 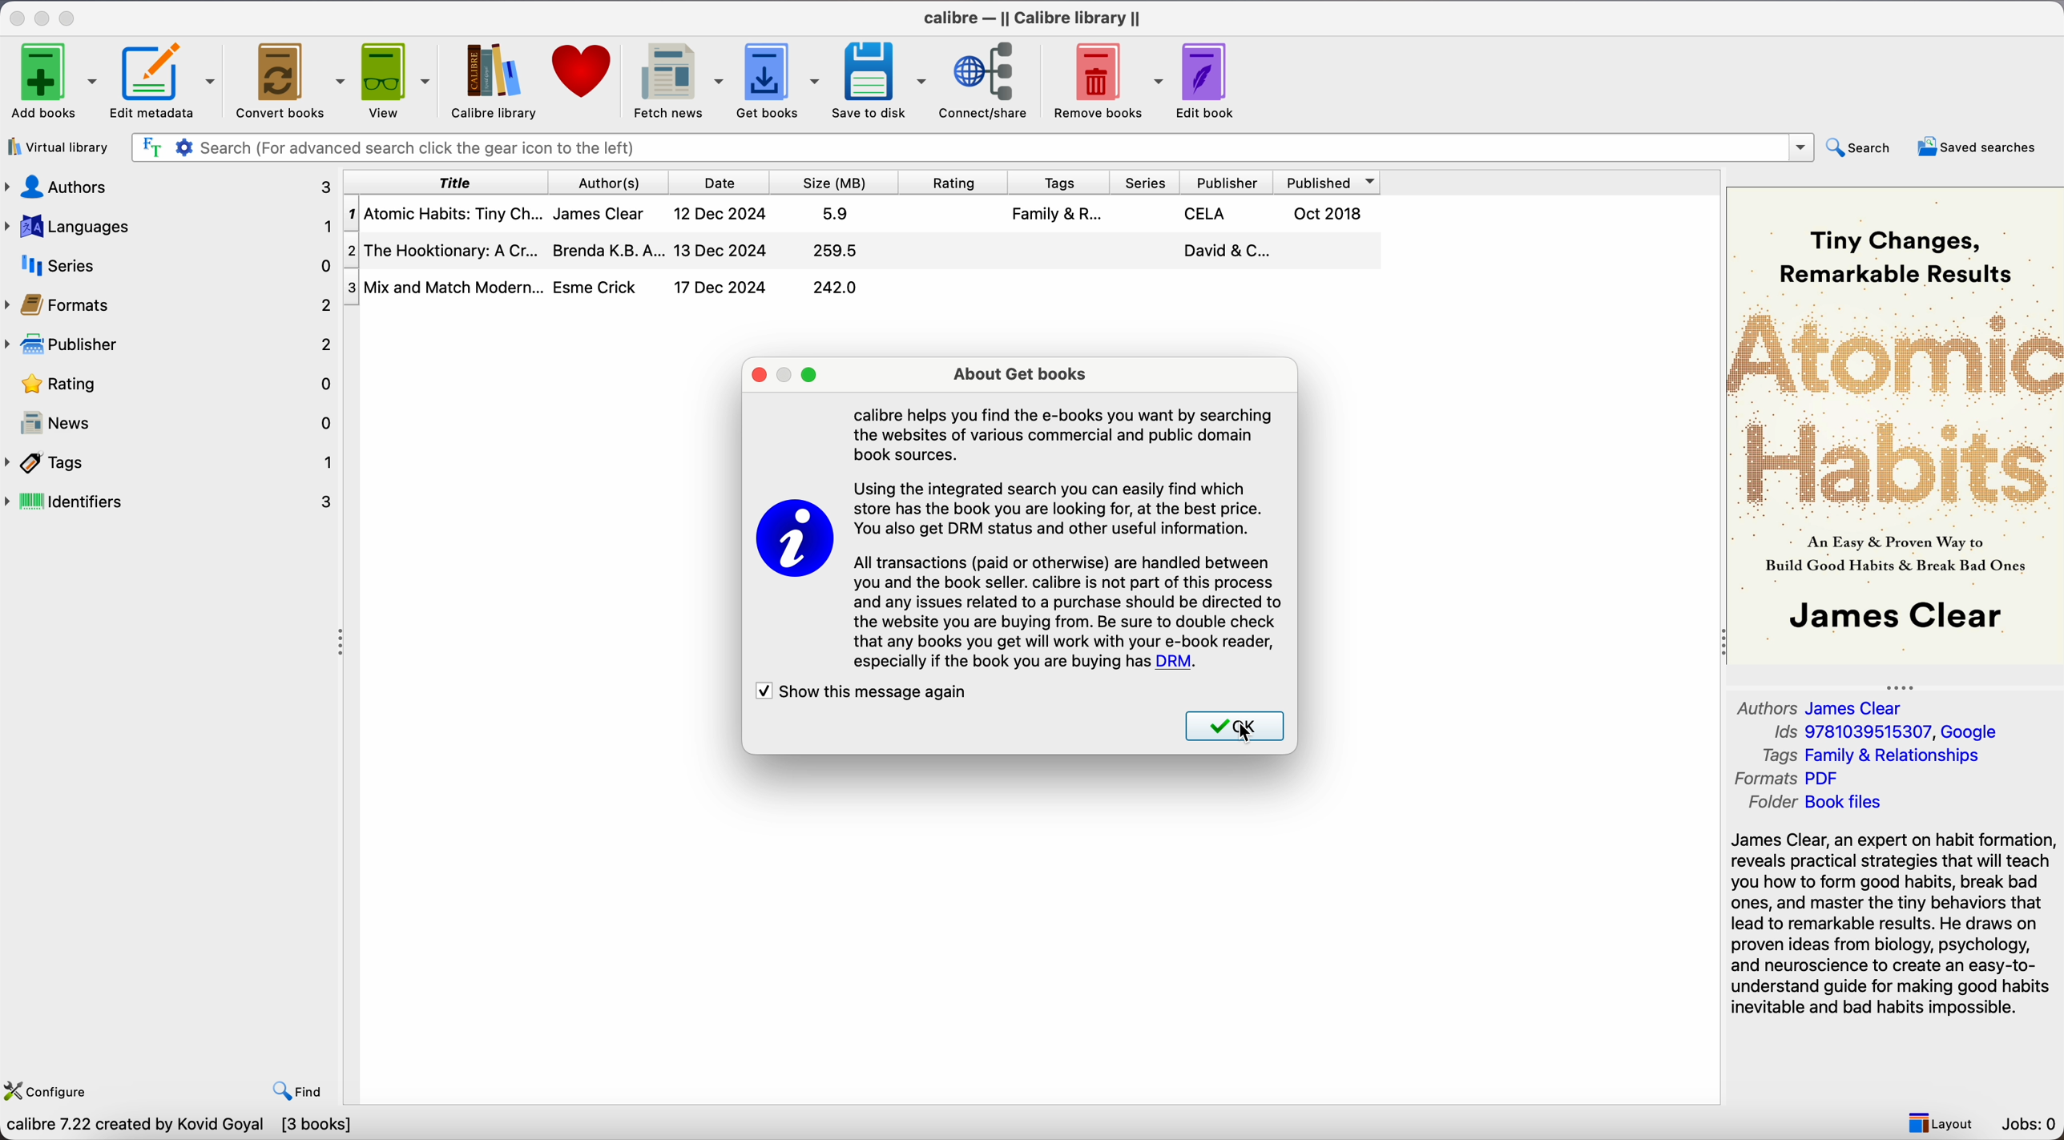 What do you see at coordinates (449, 214) in the screenshot?
I see `Atomic Habits: Tiny Ch...` at bounding box center [449, 214].